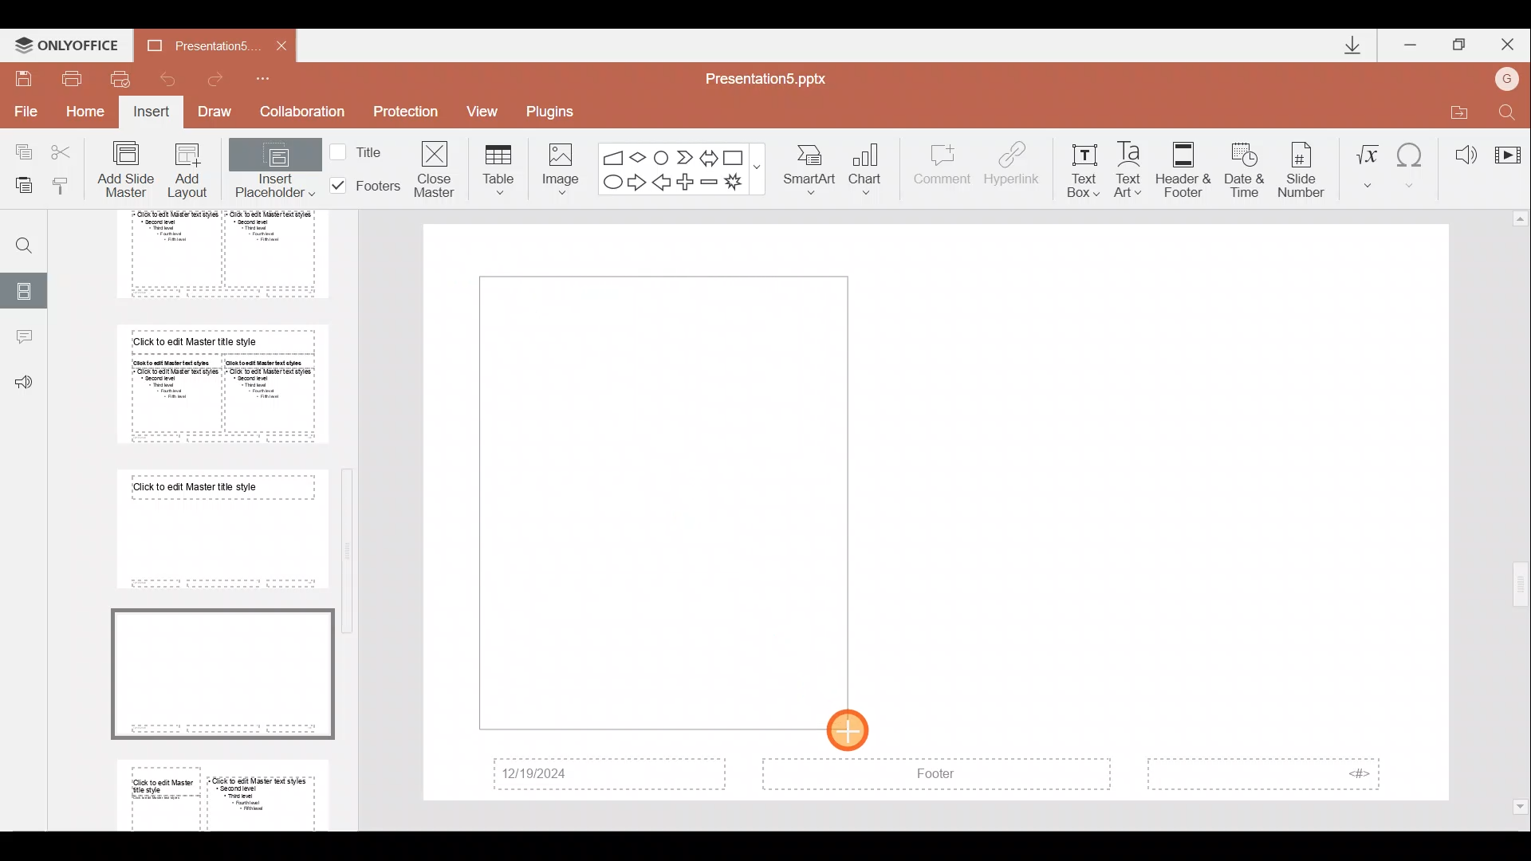 Image resolution: width=1531 pixels, height=861 pixels. What do you see at coordinates (152, 113) in the screenshot?
I see `Insert` at bounding box center [152, 113].